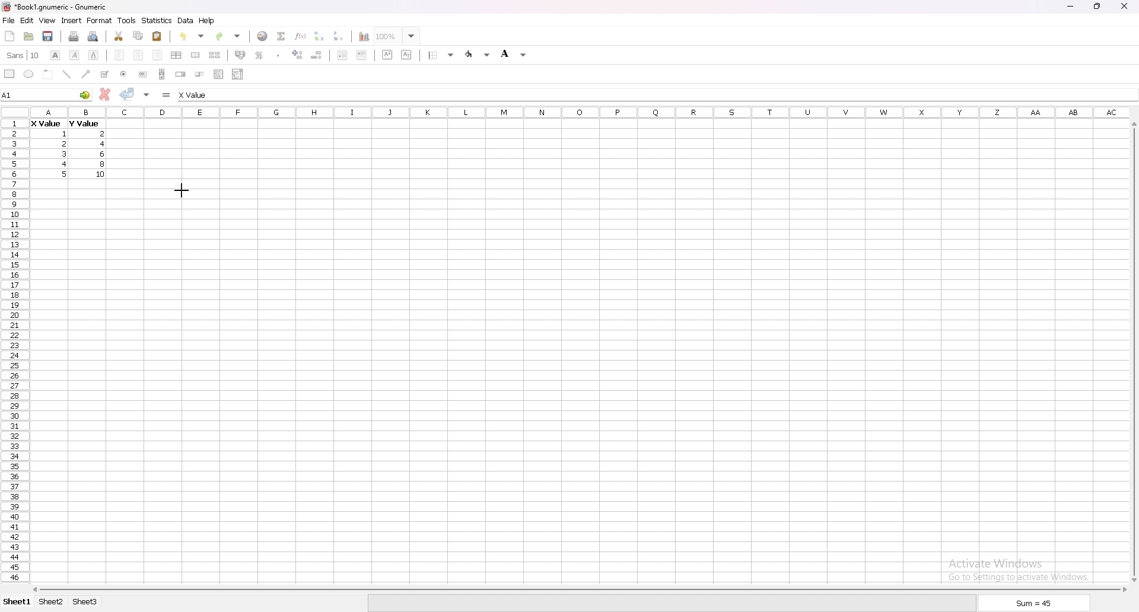  I want to click on view, so click(47, 21).